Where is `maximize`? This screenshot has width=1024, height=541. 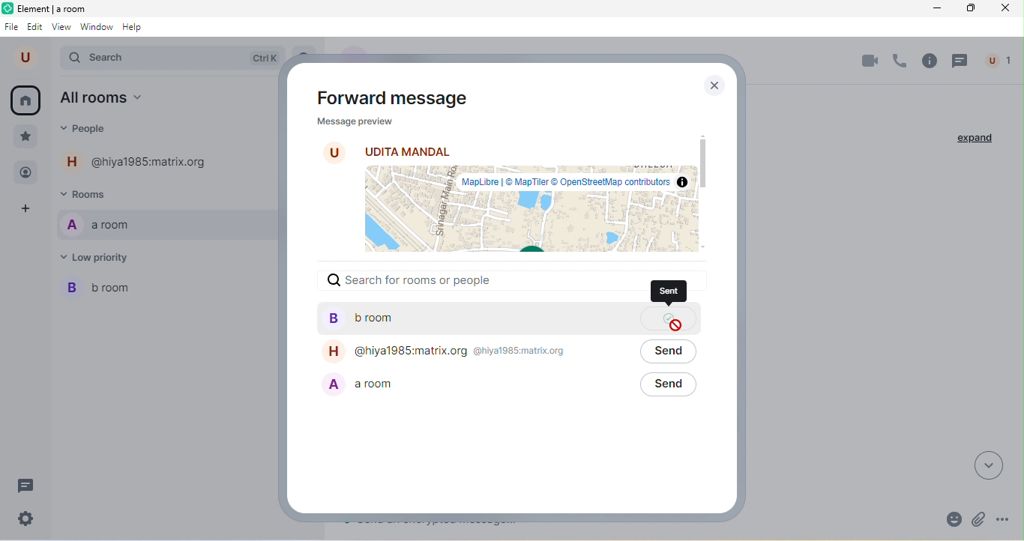
maximize is located at coordinates (967, 8).